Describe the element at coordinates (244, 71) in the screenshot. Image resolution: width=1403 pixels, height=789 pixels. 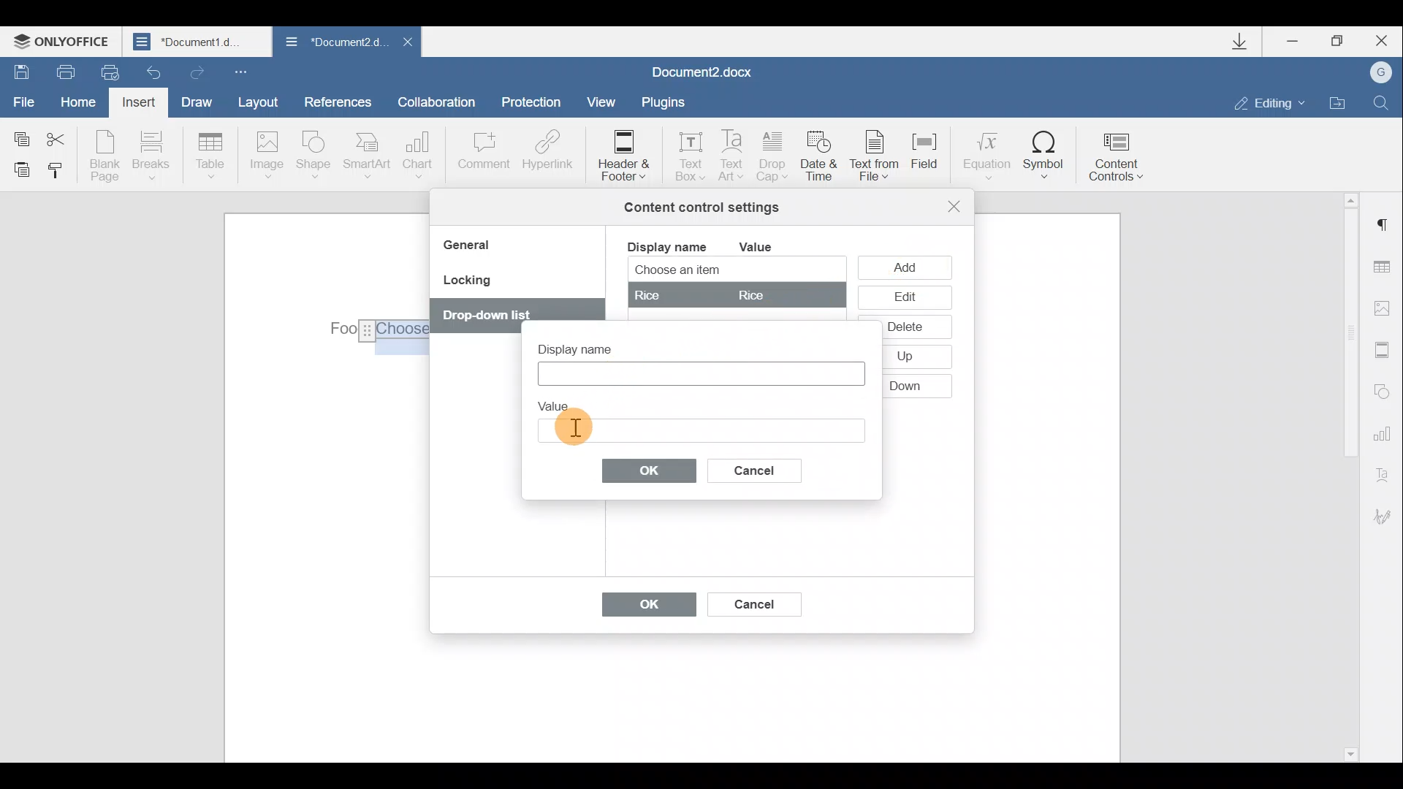
I see `Customize quick access toolbar` at that location.